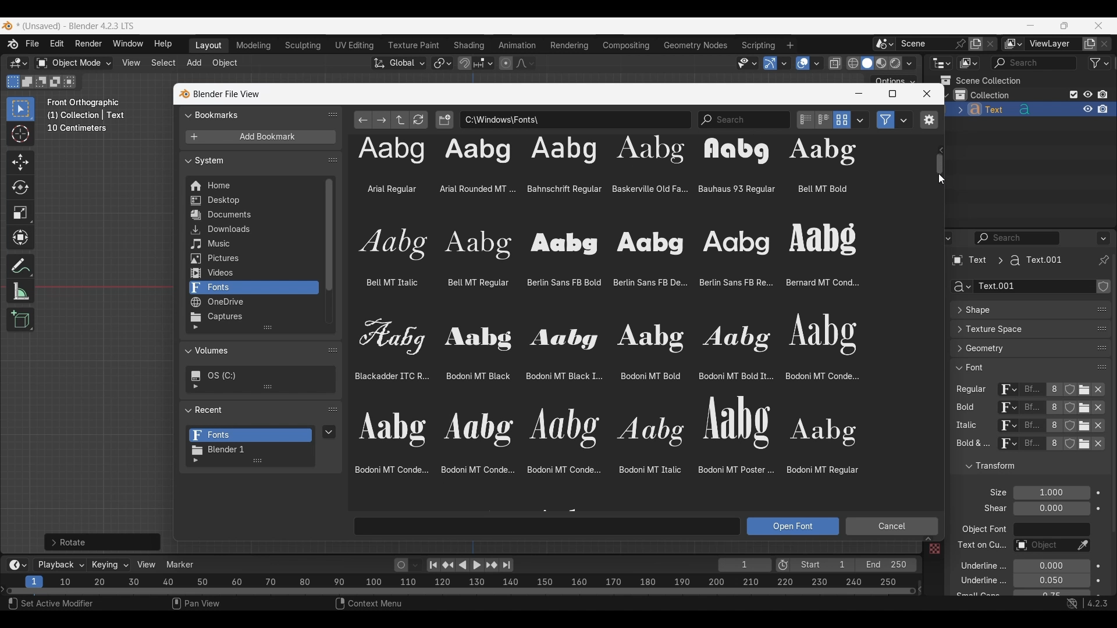 The height and width of the screenshot is (628, 1117). I want to click on Create new directory, so click(444, 120).